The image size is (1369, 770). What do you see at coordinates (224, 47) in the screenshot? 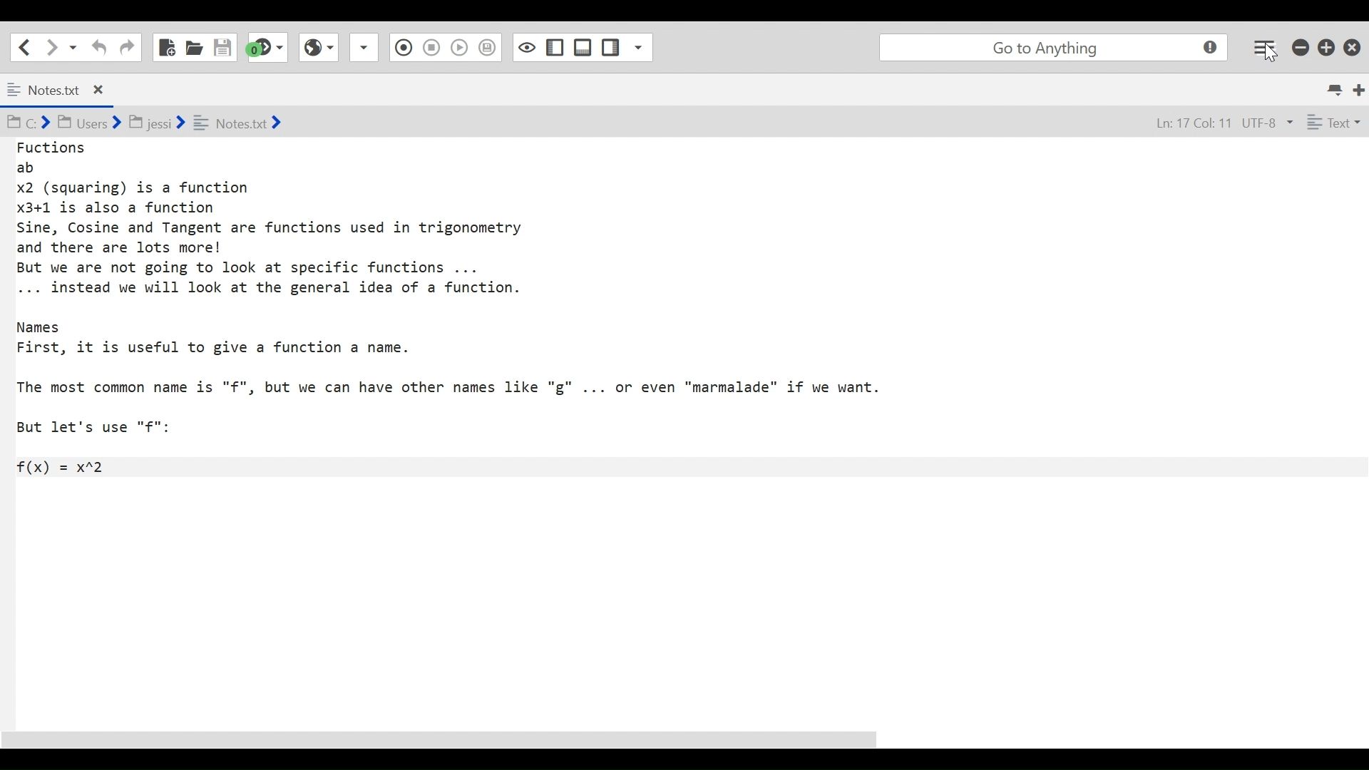
I see `Save File` at bounding box center [224, 47].